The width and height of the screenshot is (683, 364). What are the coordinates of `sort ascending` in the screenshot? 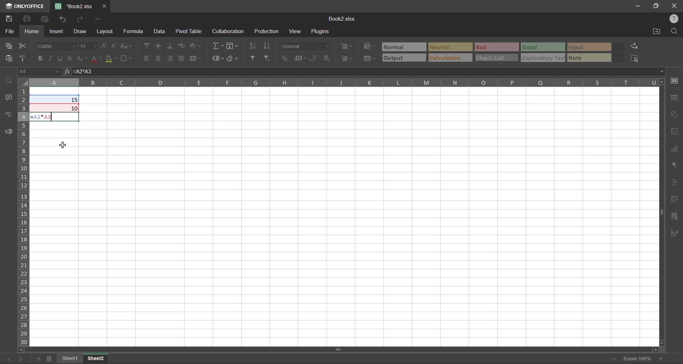 It's located at (252, 46).